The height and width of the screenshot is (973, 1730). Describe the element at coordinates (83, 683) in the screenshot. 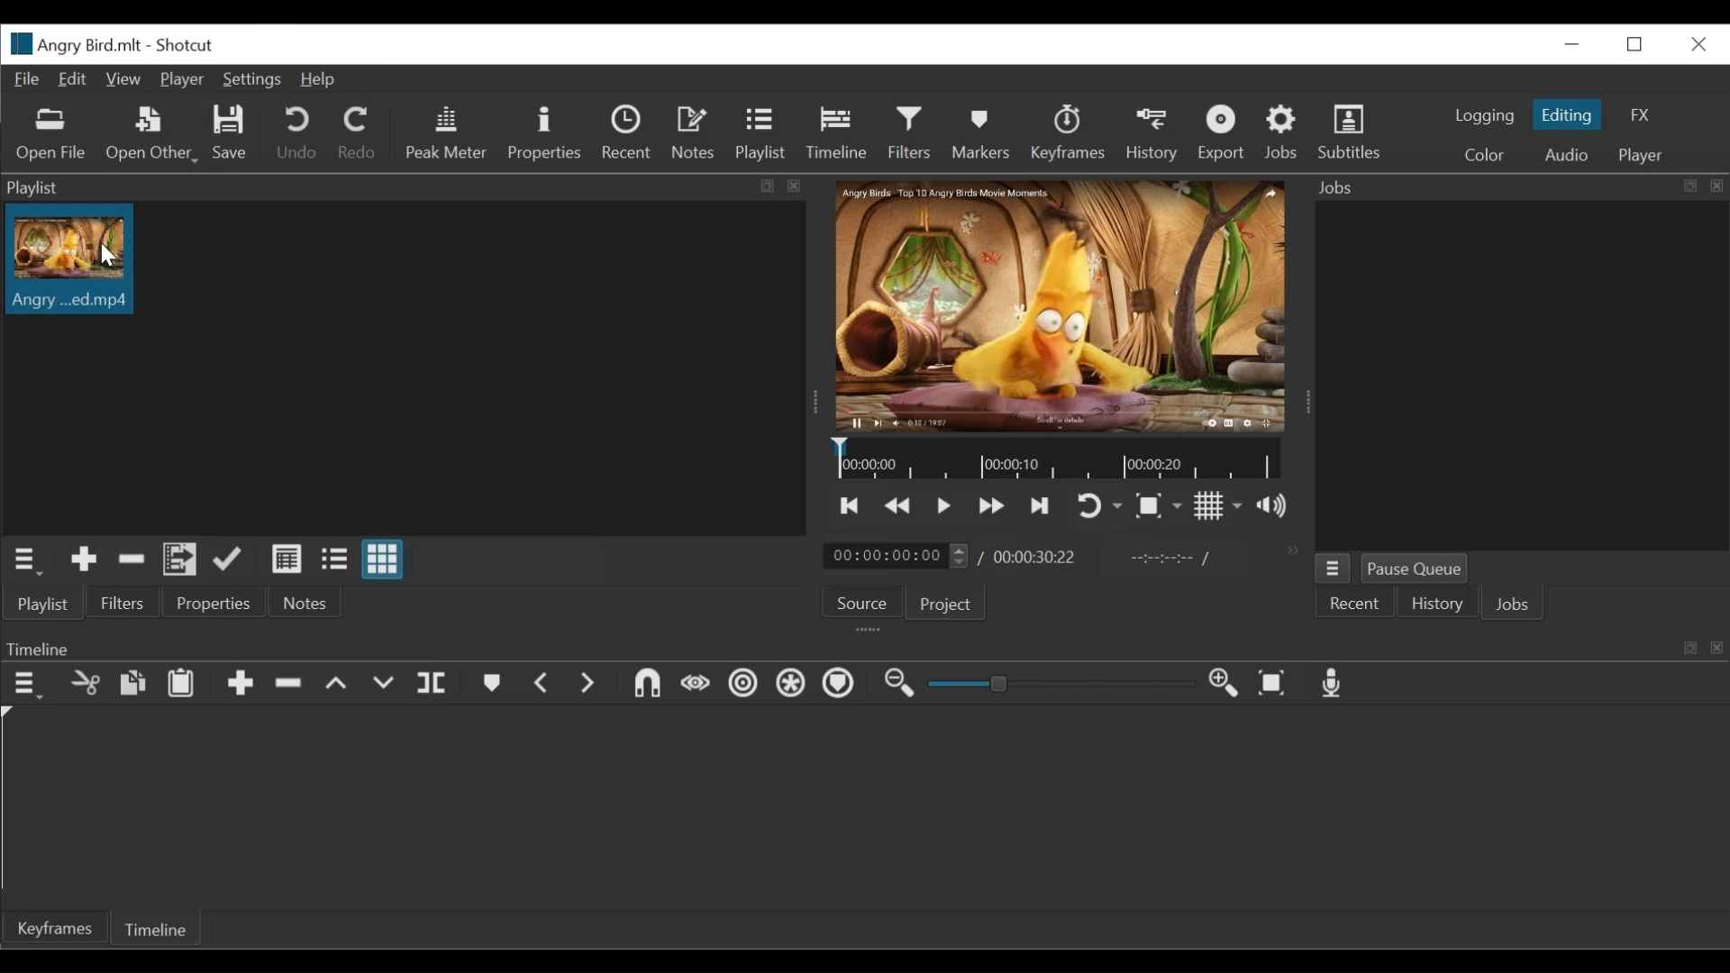

I see `cut` at that location.